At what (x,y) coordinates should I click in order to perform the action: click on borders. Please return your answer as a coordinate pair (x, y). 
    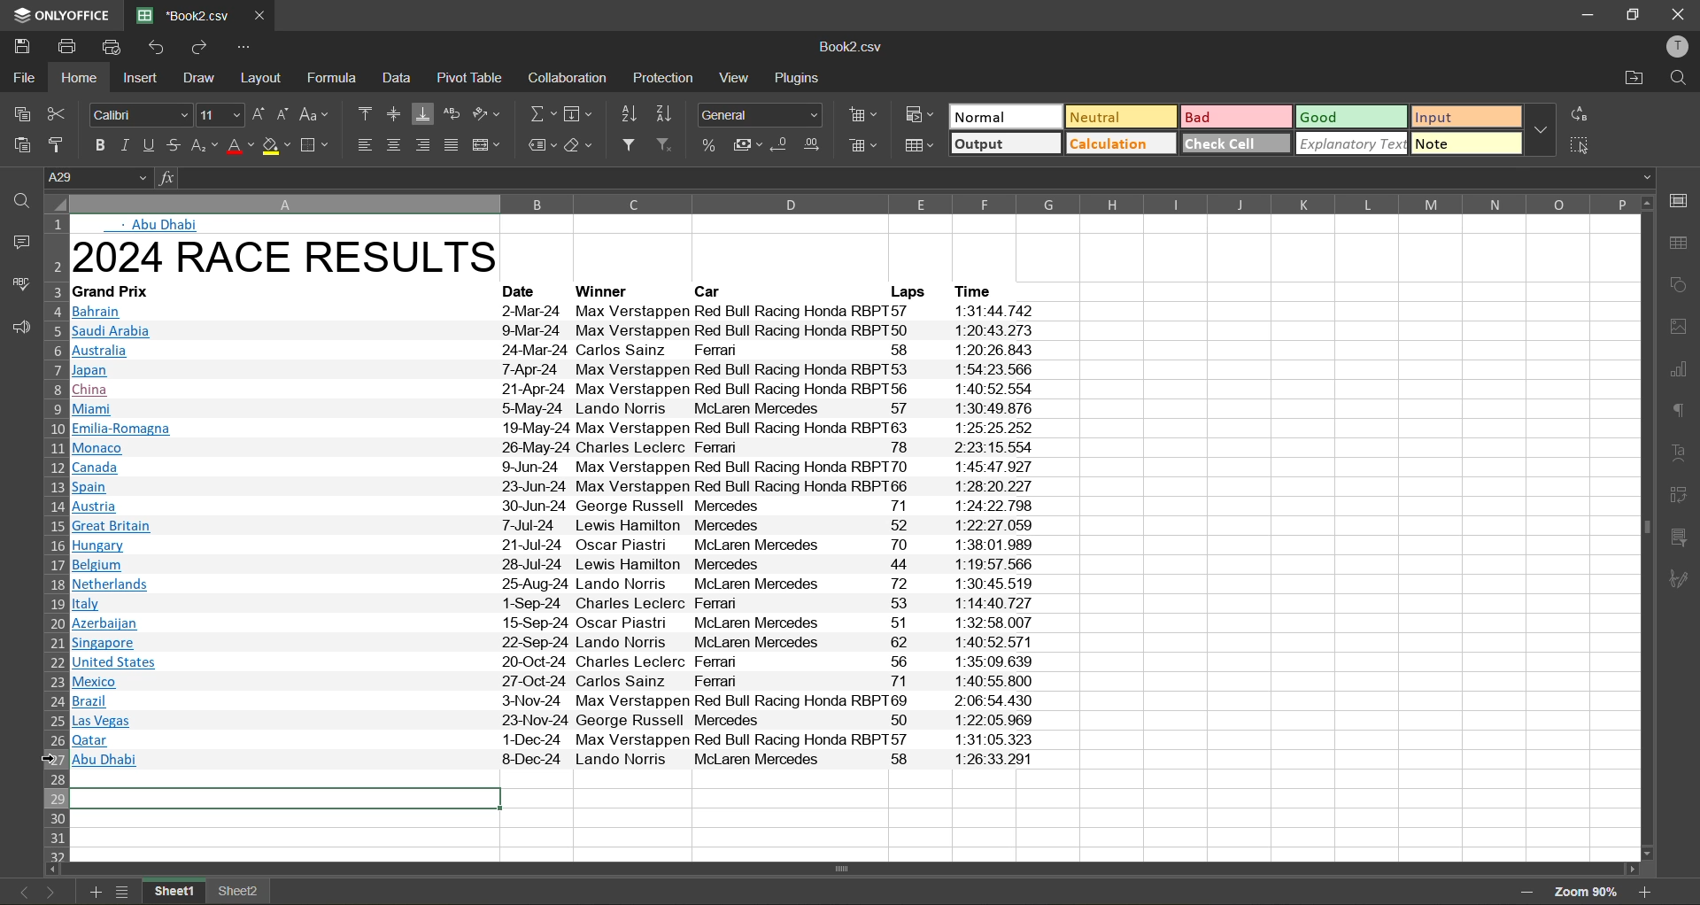
    Looking at the image, I should click on (317, 145).